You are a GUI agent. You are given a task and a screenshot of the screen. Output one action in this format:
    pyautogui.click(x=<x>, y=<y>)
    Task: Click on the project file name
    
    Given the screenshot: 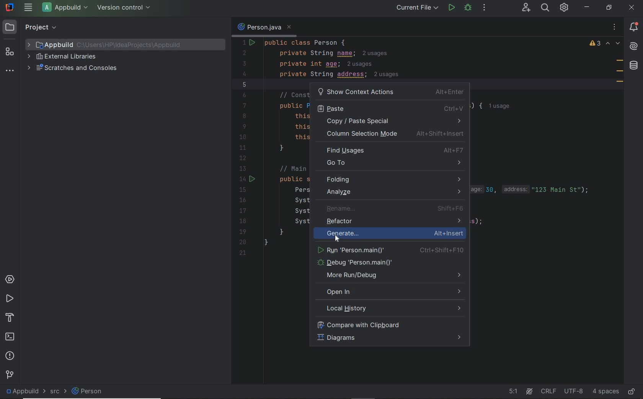 What is the action you would take?
    pyautogui.click(x=22, y=391)
    